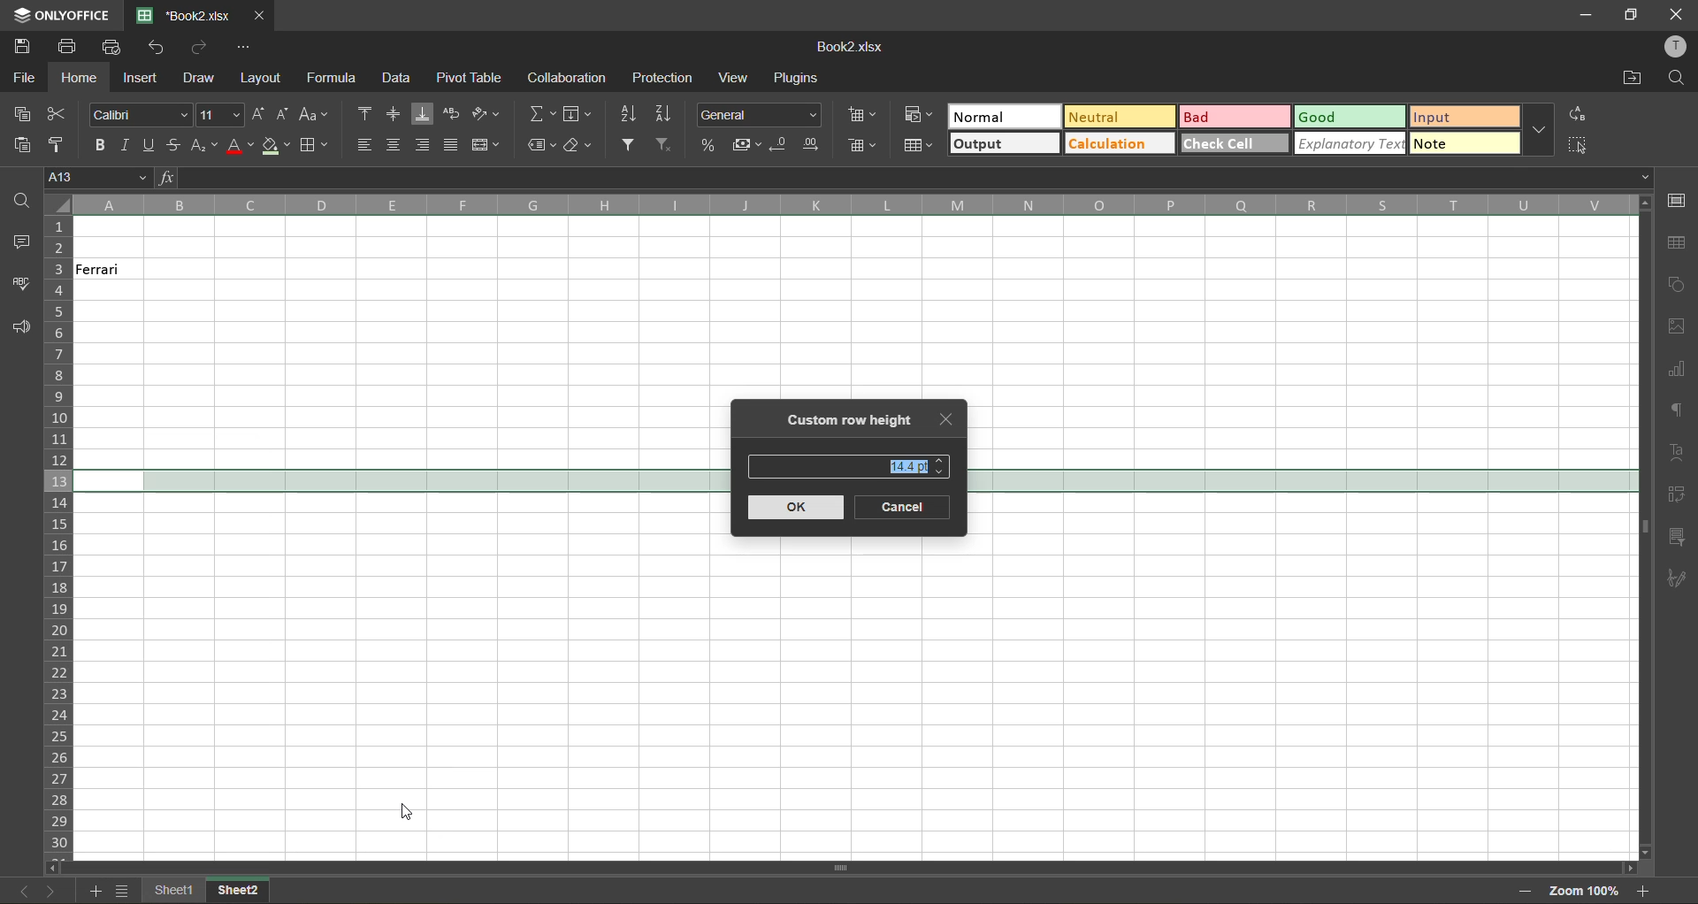  What do you see at coordinates (68, 46) in the screenshot?
I see `print` at bounding box center [68, 46].